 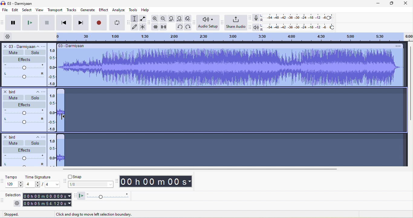 What do you see at coordinates (18, 46) in the screenshot?
I see `o3 darmiyaan` at bounding box center [18, 46].